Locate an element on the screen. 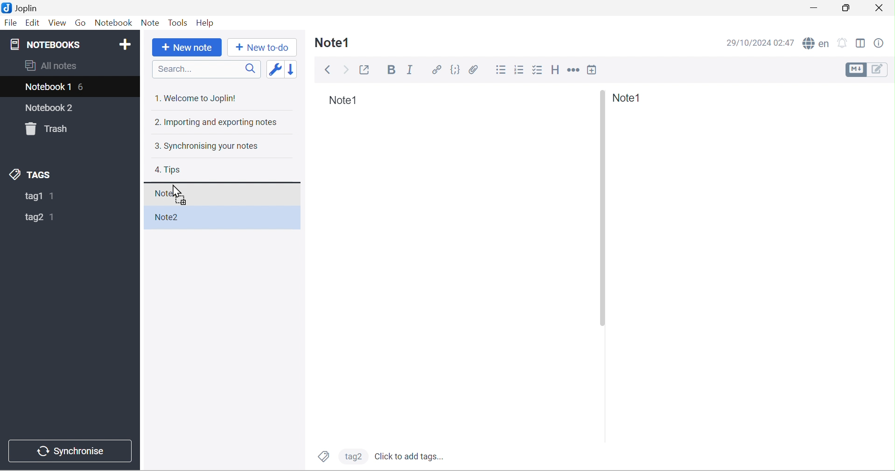  Joplin is located at coordinates (20, 7).